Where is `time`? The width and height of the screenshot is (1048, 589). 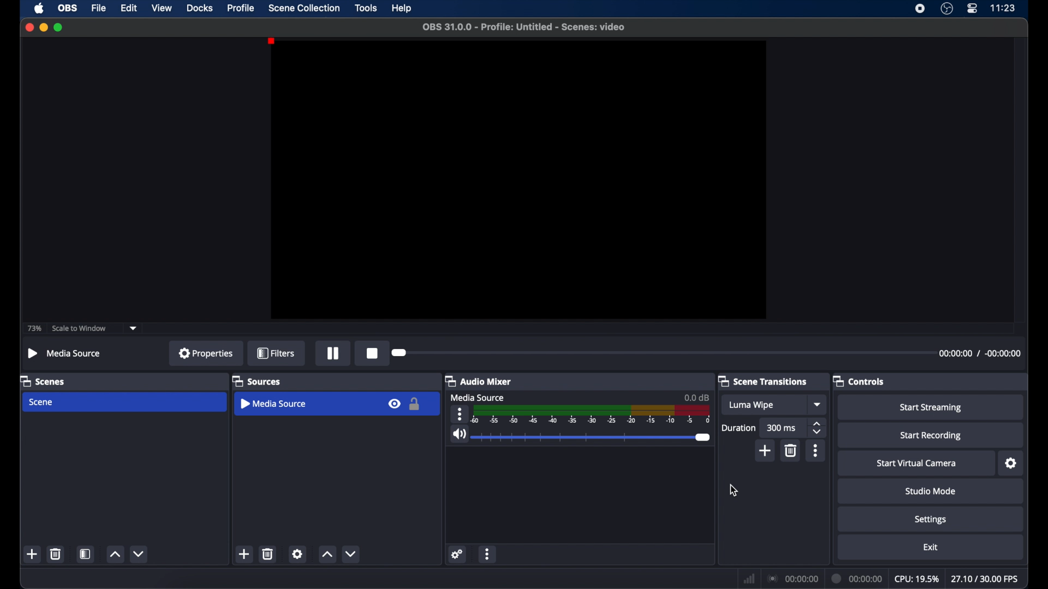
time is located at coordinates (1003, 7).